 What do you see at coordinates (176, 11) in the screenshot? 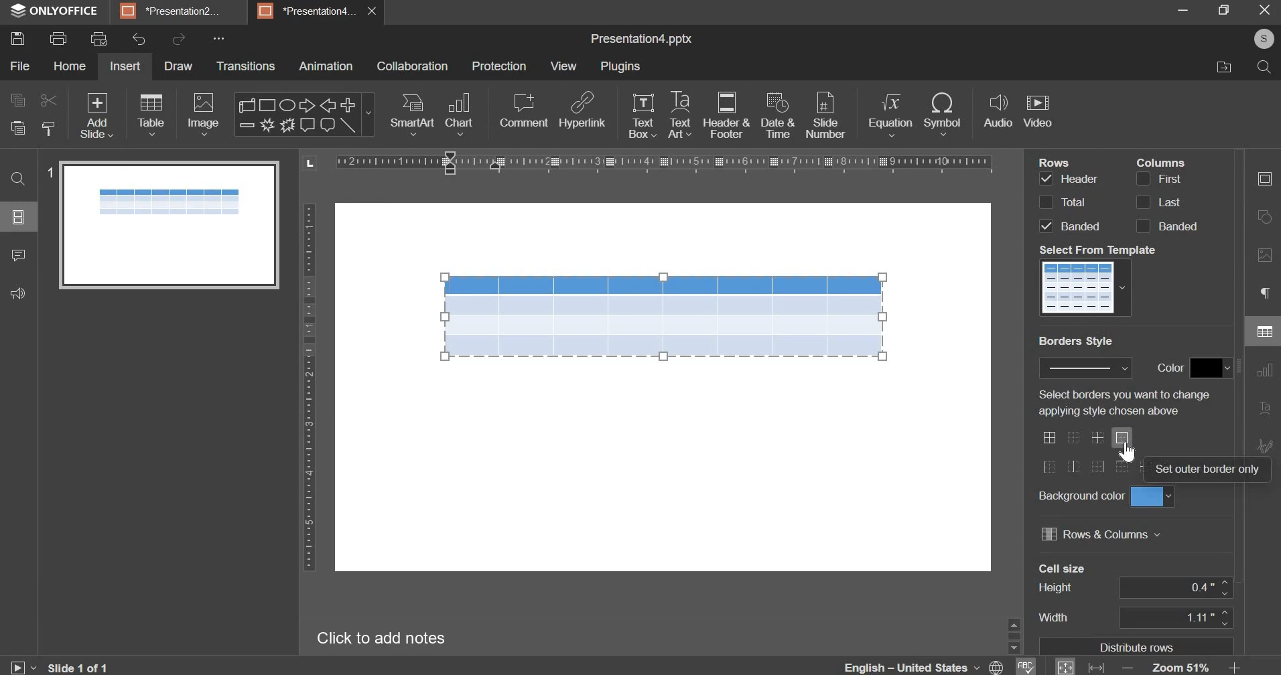
I see `*Presentation2...` at bounding box center [176, 11].